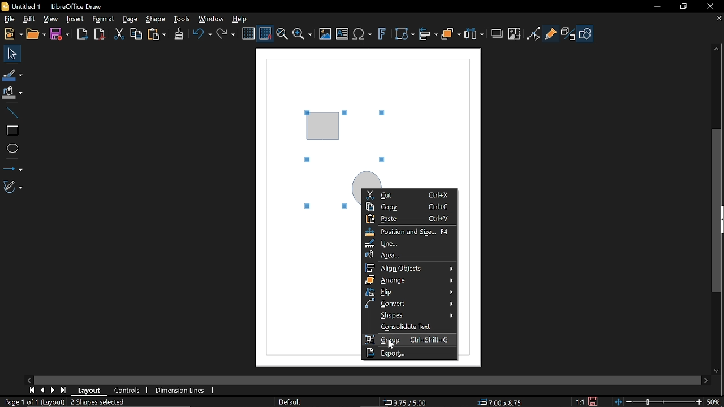 This screenshot has height=407, width=724. What do you see at coordinates (404, 352) in the screenshot?
I see `Export` at bounding box center [404, 352].